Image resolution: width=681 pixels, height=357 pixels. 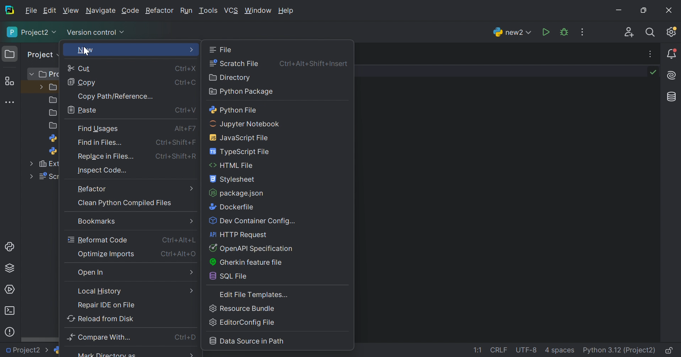 What do you see at coordinates (98, 240) in the screenshot?
I see `Reformat code` at bounding box center [98, 240].